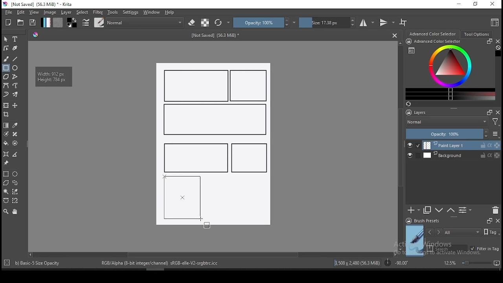 This screenshot has height=283, width=503. What do you see at coordinates (6, 201) in the screenshot?
I see `bezier curve selection tool` at bounding box center [6, 201].